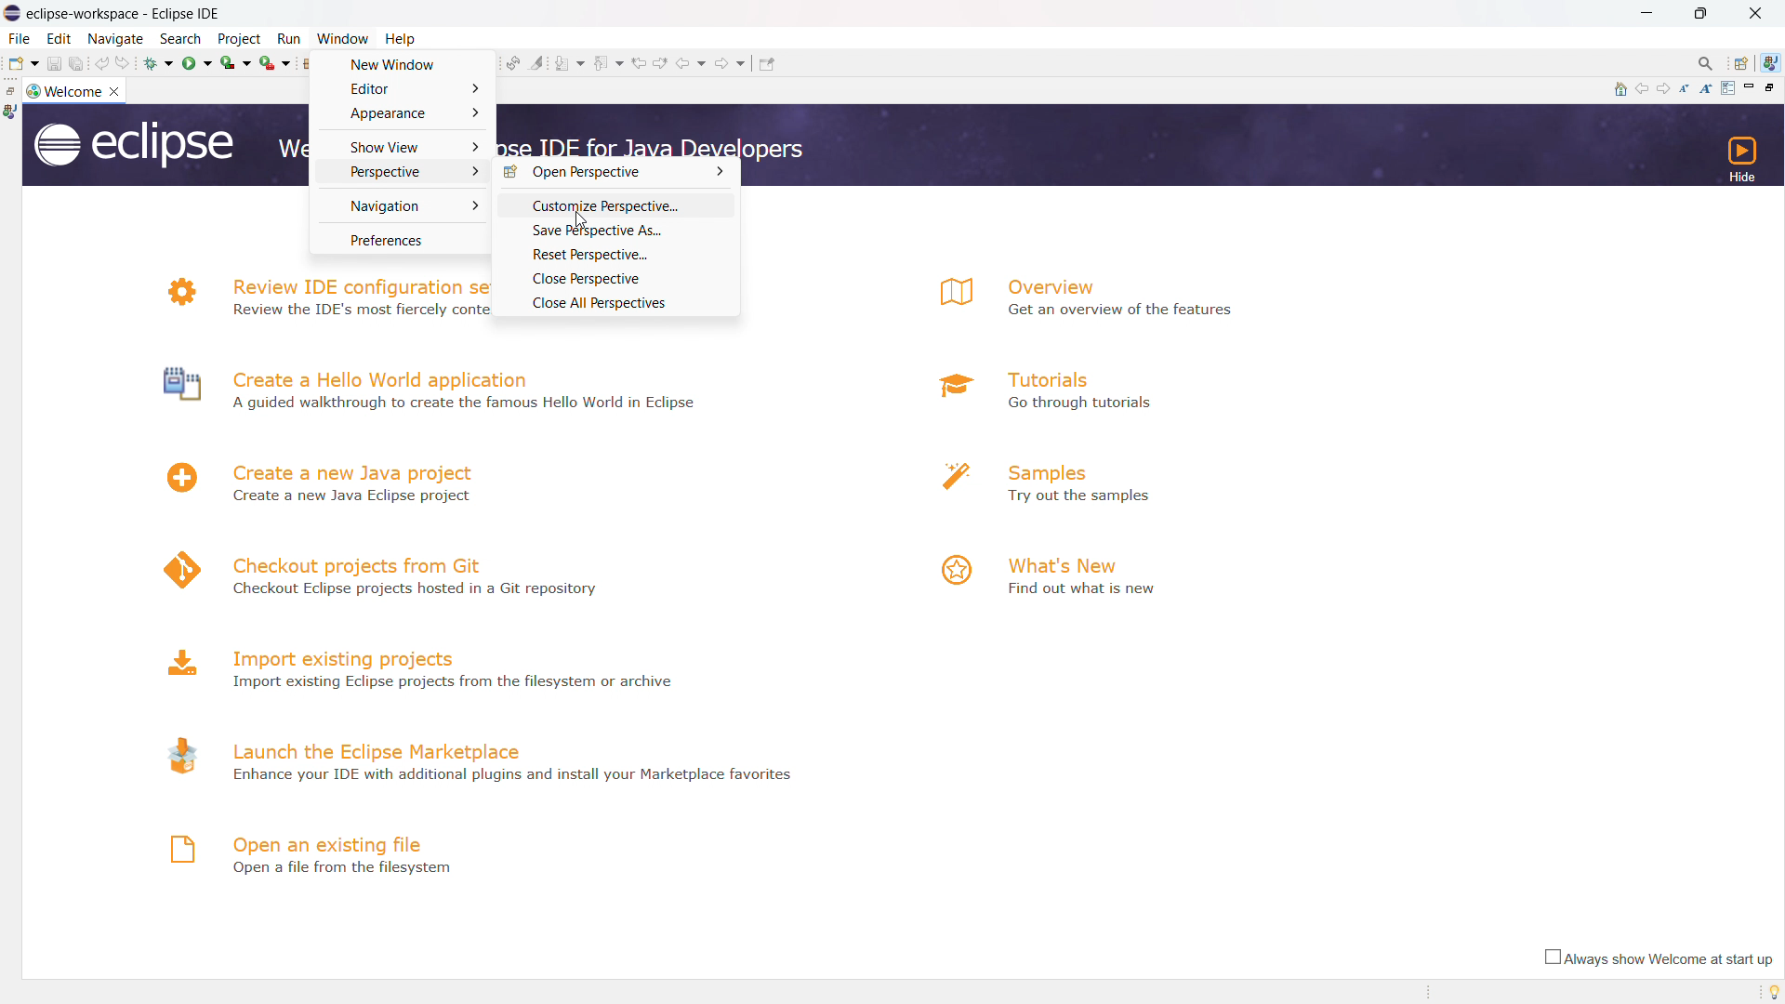 Image resolution: width=1785 pixels, height=1004 pixels. What do you see at coordinates (1750, 87) in the screenshot?
I see `minimize page` at bounding box center [1750, 87].